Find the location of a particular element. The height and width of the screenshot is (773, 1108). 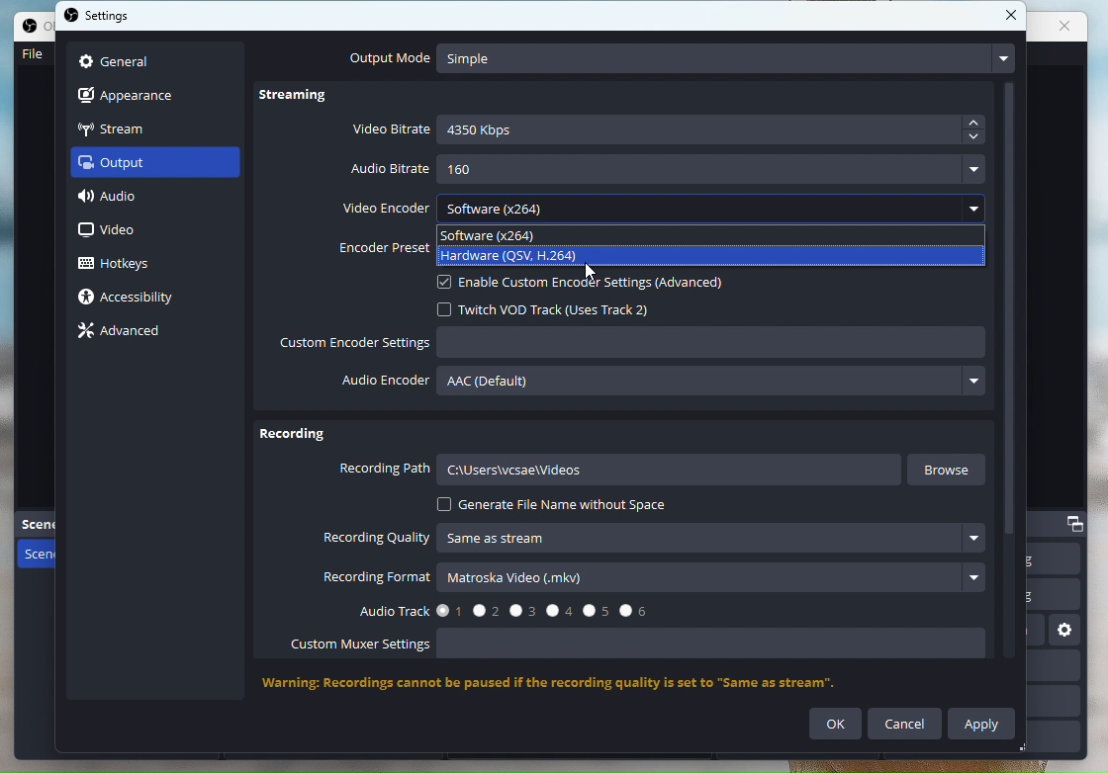

Audio Encoder is located at coordinates (666, 386).